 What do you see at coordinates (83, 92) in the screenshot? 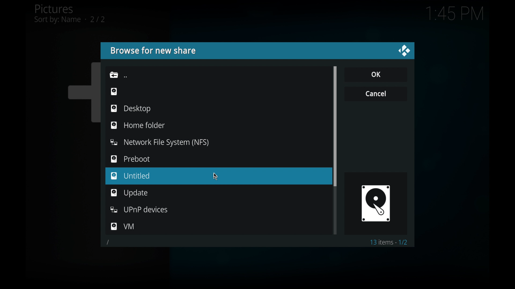
I see `add icon` at bounding box center [83, 92].